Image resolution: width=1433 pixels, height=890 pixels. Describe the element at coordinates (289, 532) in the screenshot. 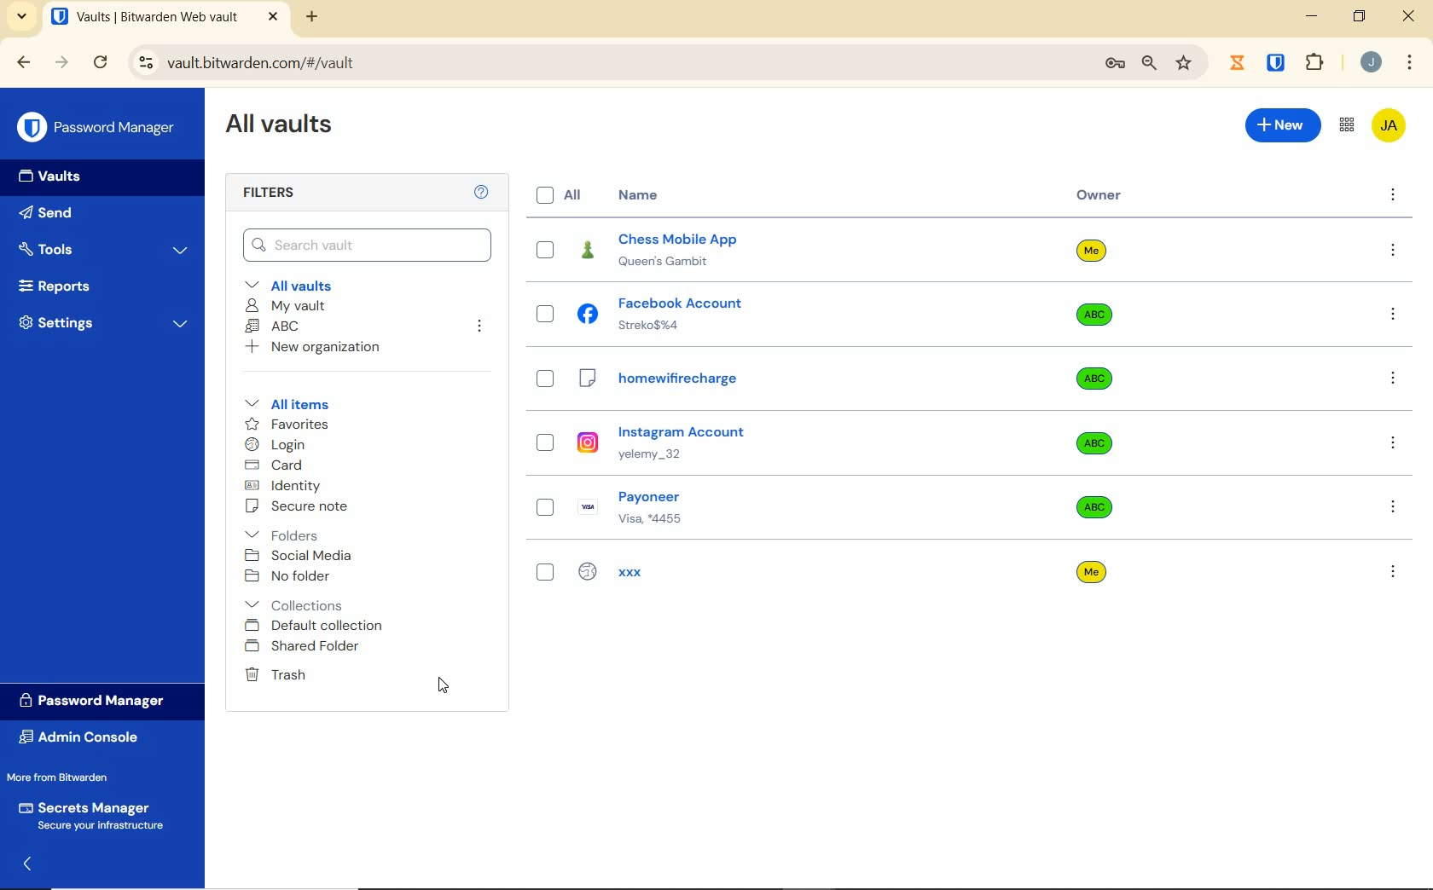

I see `folders` at that location.